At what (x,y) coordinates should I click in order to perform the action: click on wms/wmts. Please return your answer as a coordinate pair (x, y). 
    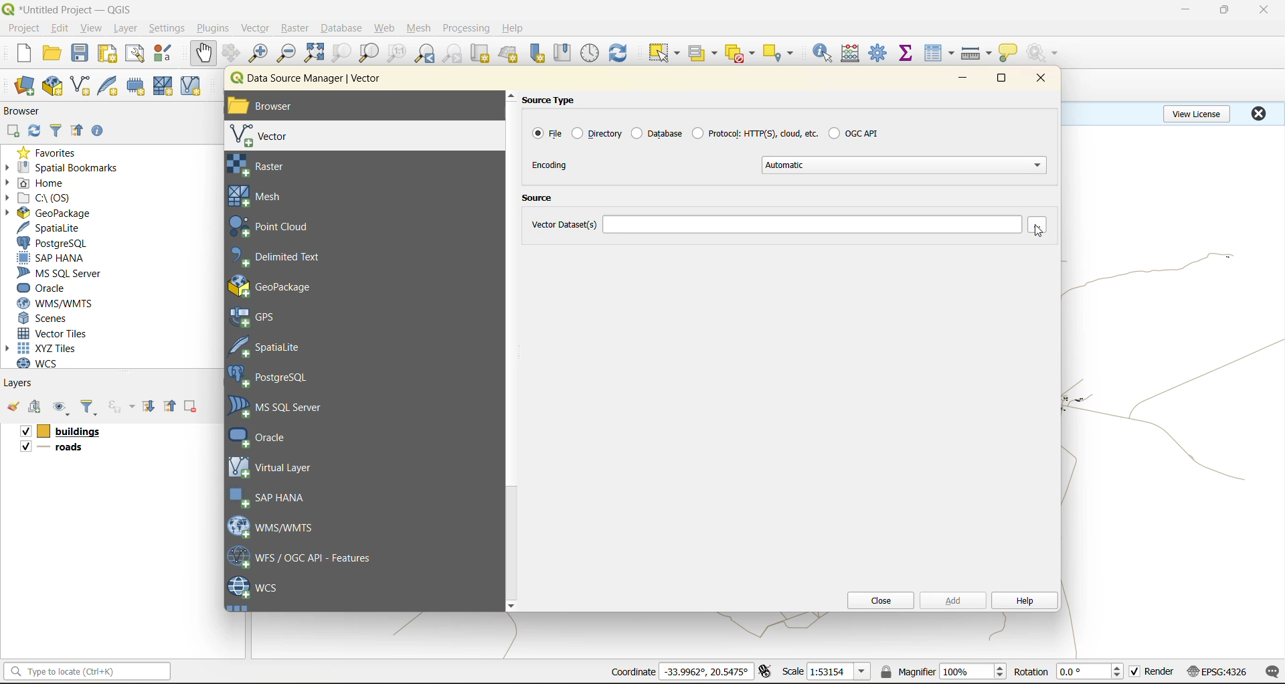
    Looking at the image, I should click on (60, 303).